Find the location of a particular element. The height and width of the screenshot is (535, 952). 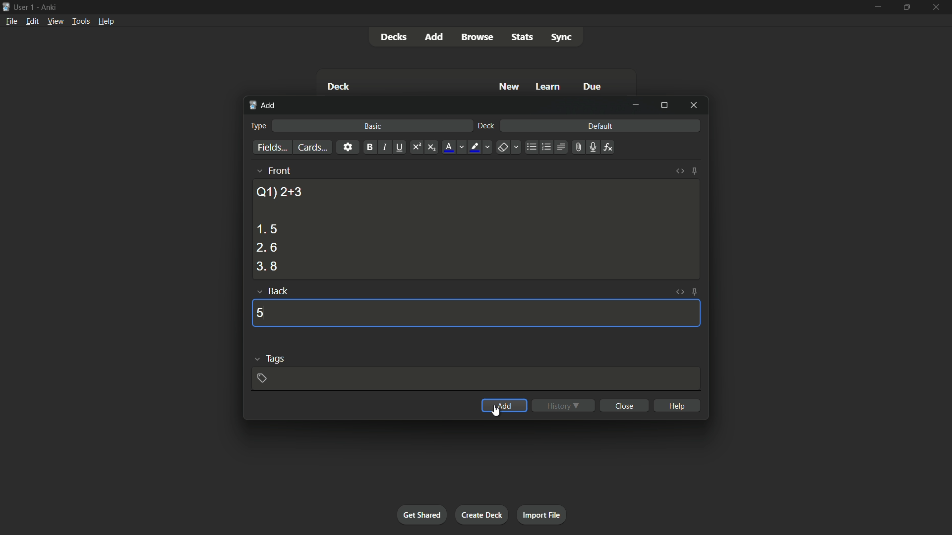

toggle html editor is located at coordinates (680, 171).